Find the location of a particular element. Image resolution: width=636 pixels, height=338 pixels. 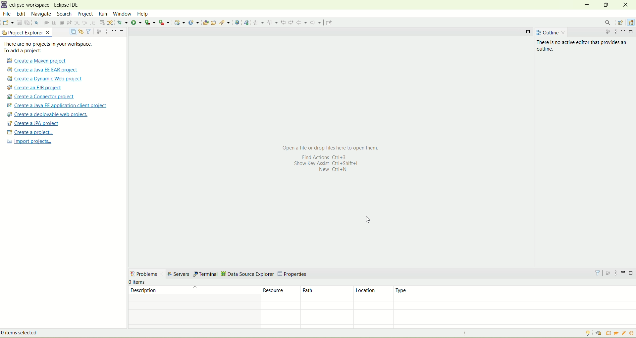

maximize is located at coordinates (632, 32).